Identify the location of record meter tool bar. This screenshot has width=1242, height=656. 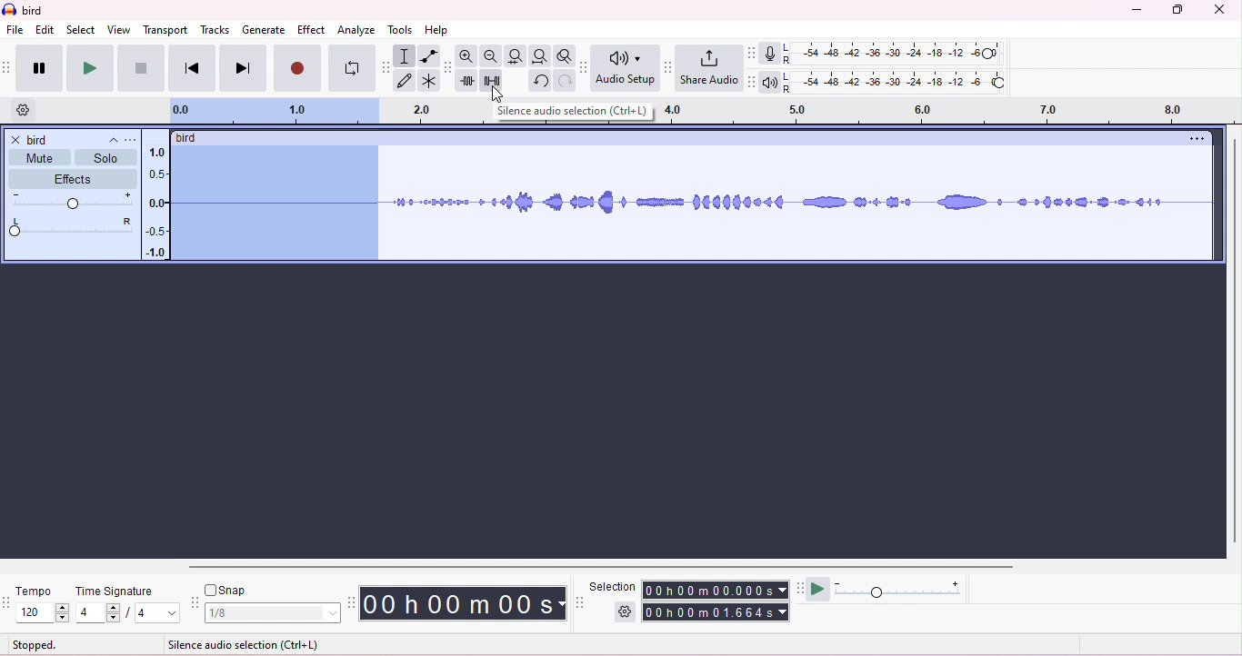
(755, 54).